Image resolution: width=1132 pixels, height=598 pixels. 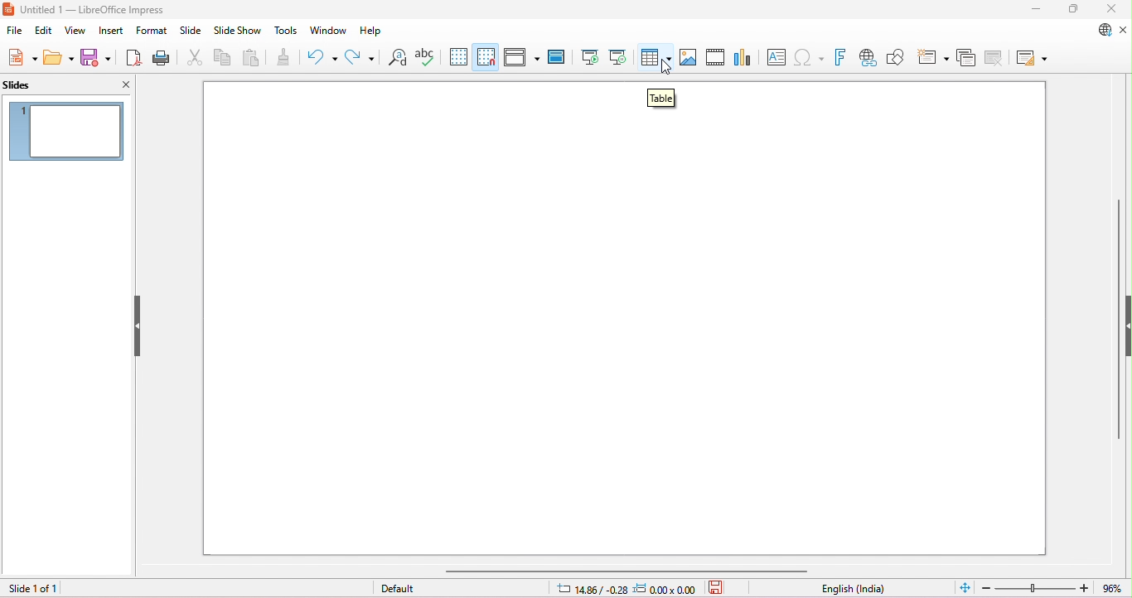 I want to click on cursor, so click(x=666, y=69).